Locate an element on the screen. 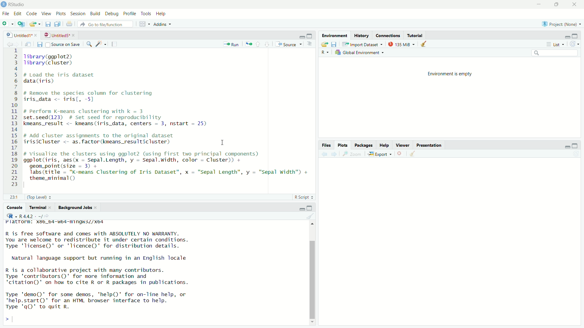 This screenshot has height=328, width=584. Files is located at coordinates (326, 145).